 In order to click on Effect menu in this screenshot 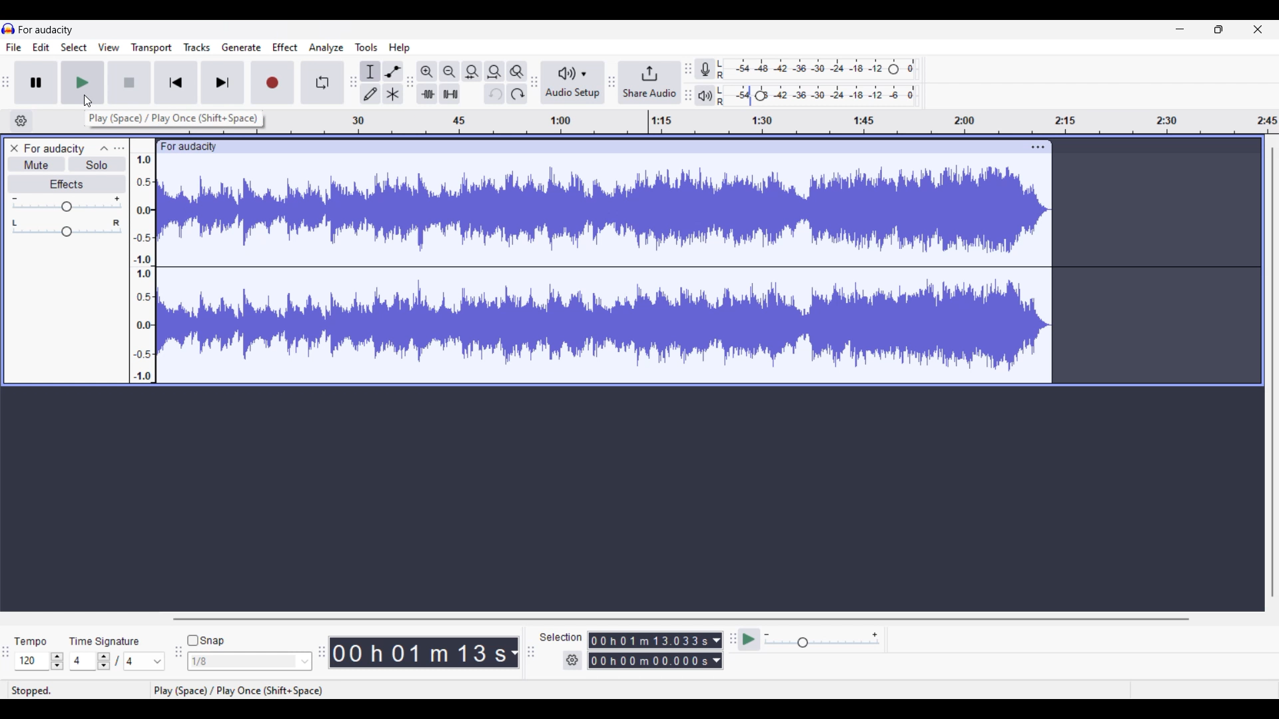, I will do `click(285, 47)`.